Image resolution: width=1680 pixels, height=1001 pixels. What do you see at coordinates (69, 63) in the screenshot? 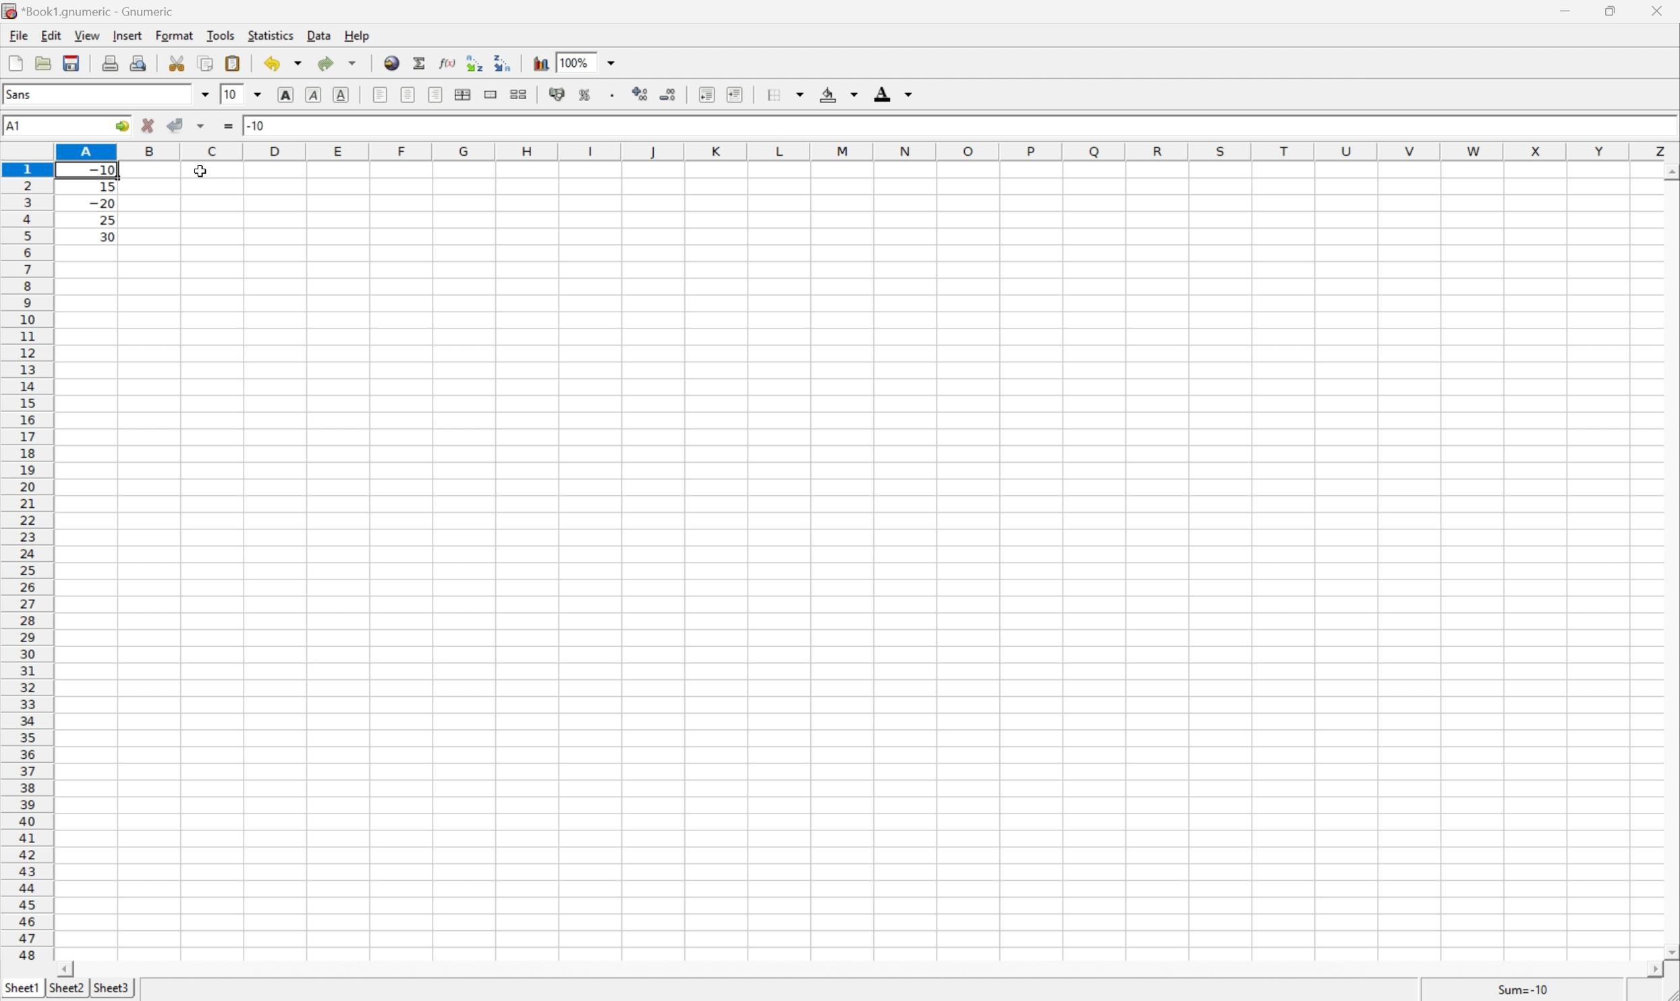
I see `Open mobile file` at bounding box center [69, 63].